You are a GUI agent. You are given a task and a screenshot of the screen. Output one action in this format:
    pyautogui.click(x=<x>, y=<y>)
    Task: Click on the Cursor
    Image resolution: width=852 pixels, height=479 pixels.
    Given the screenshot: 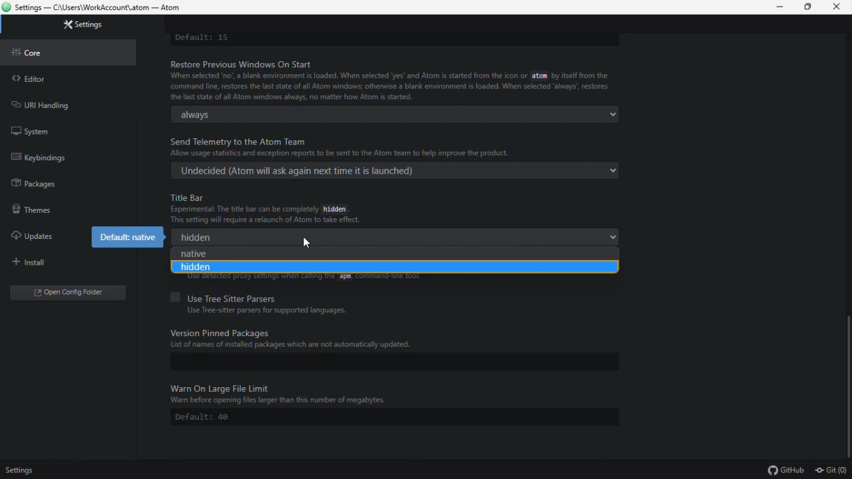 What is the action you would take?
    pyautogui.click(x=306, y=243)
    